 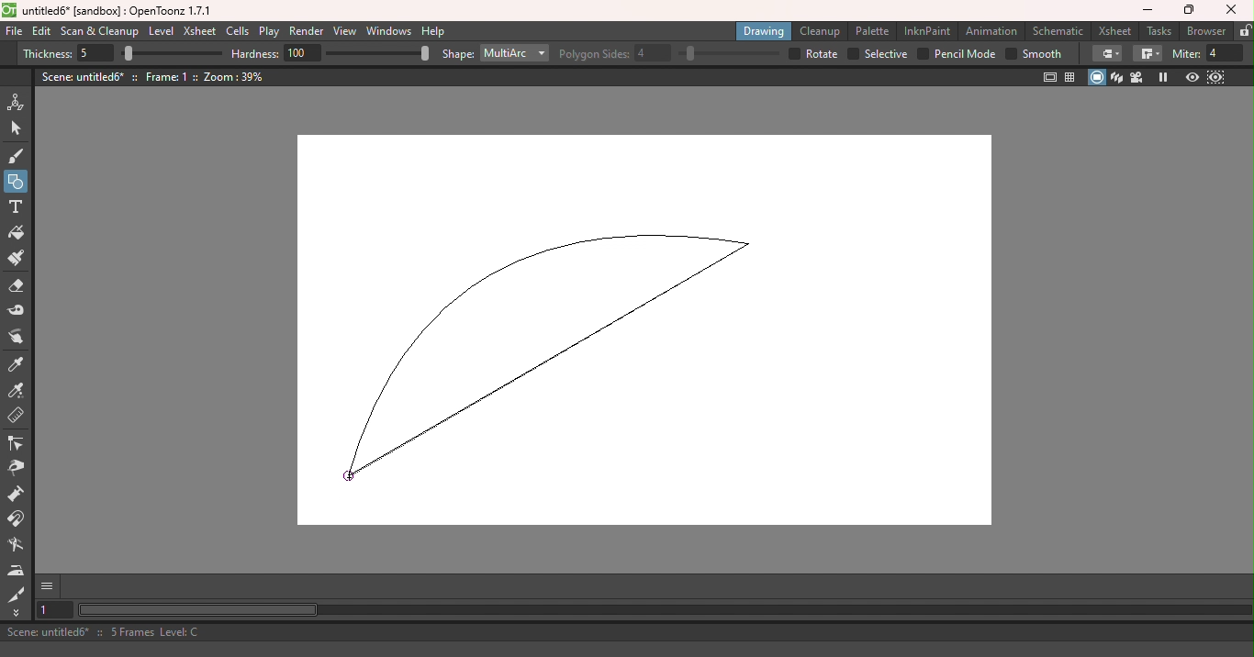 I want to click on Lock rooms tab, so click(x=1244, y=30).